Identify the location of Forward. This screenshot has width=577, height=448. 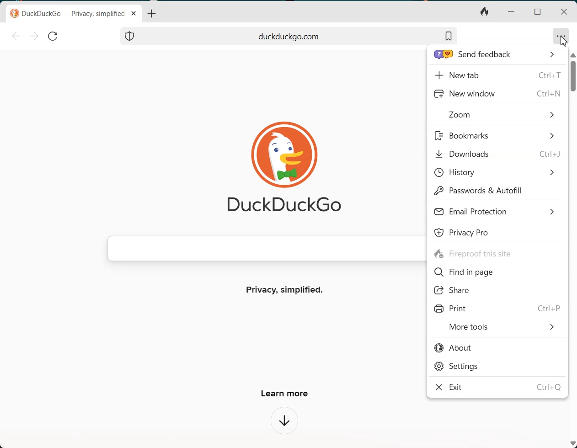
(34, 37).